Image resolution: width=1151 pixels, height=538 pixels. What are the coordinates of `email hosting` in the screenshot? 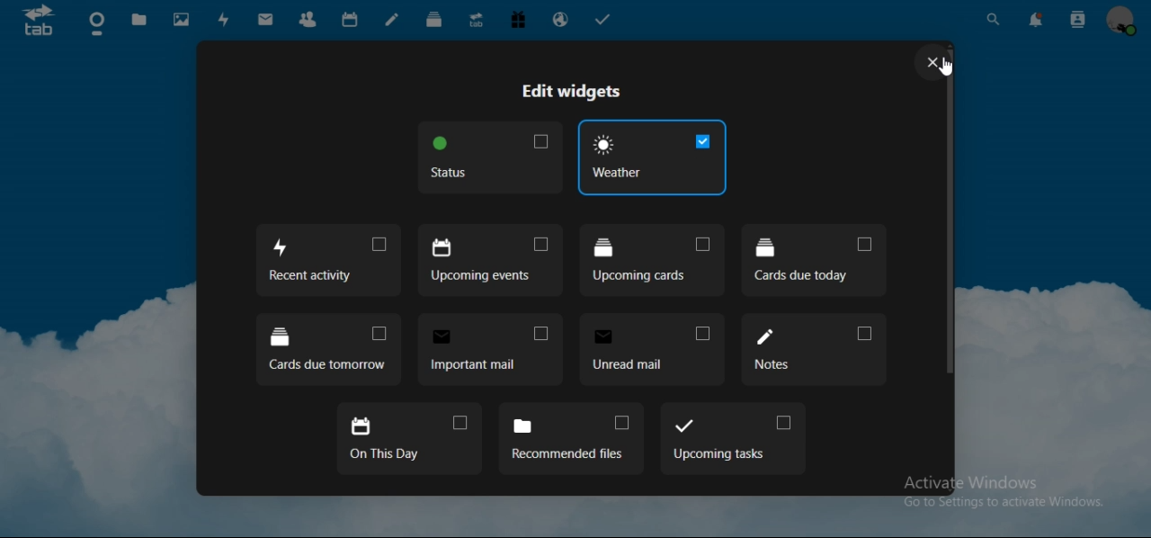 It's located at (560, 20).